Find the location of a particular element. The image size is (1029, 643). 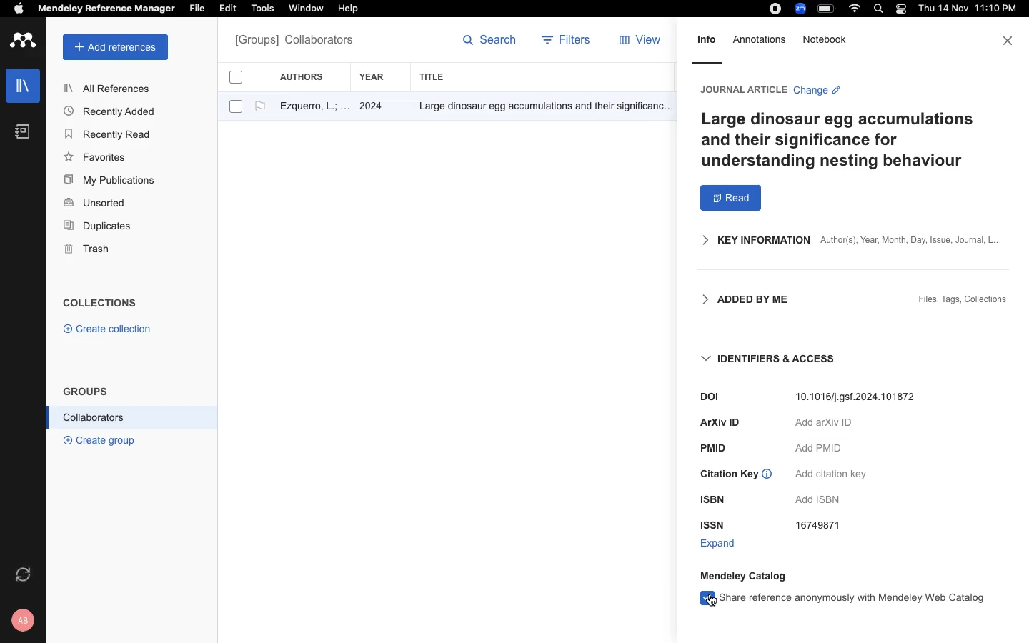

Add citation key is located at coordinates (830, 475).